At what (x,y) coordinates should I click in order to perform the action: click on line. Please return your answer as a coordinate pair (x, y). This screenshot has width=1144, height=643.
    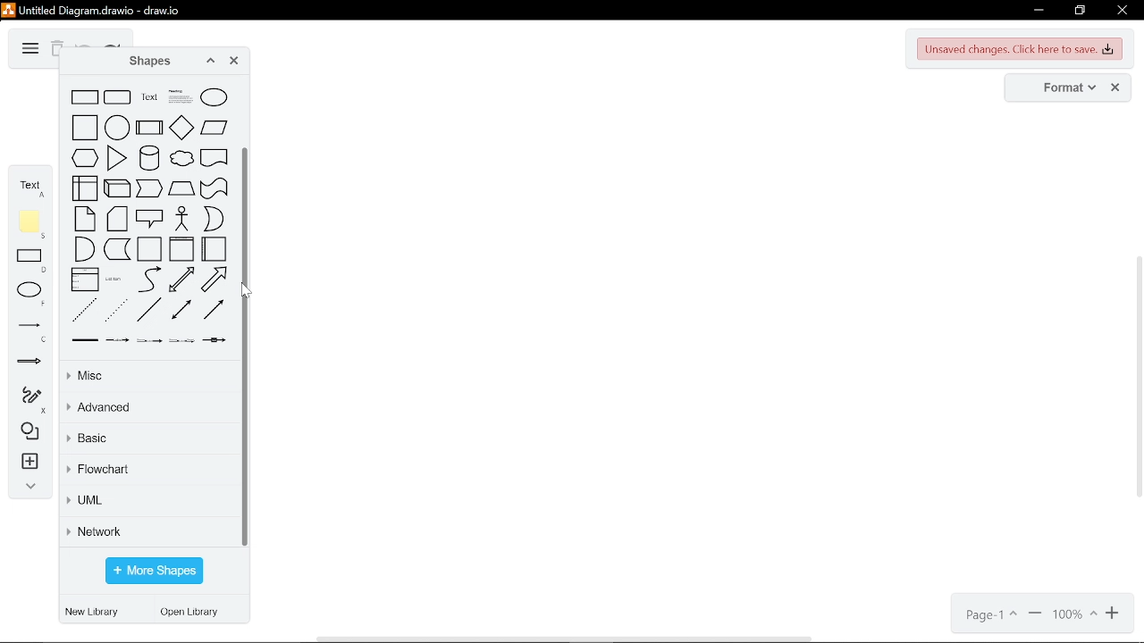
    Looking at the image, I should click on (147, 310).